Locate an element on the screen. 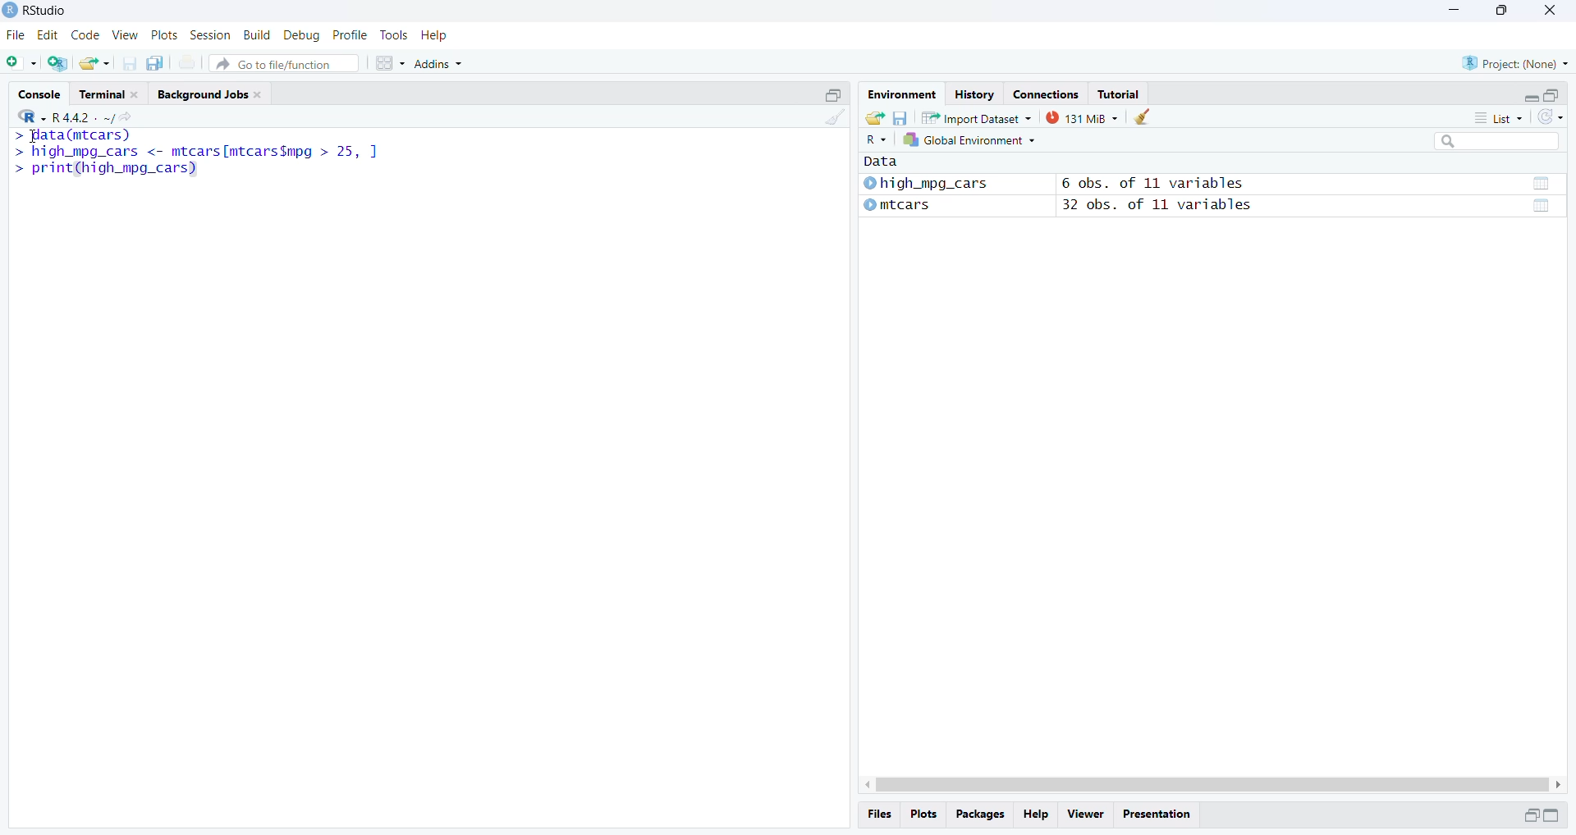 The width and height of the screenshot is (1576, 835). List is located at coordinates (1498, 116).